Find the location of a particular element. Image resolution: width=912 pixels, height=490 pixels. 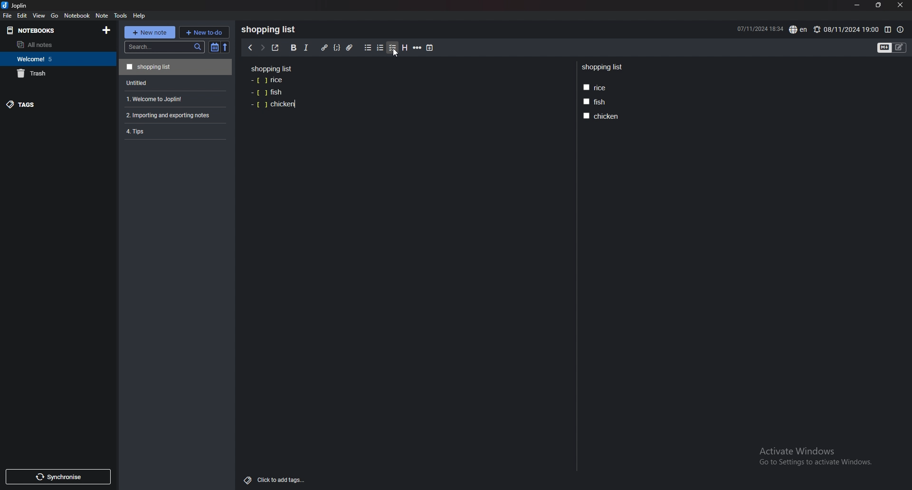

 08/11/2024 19:00 is located at coordinates (845, 29).